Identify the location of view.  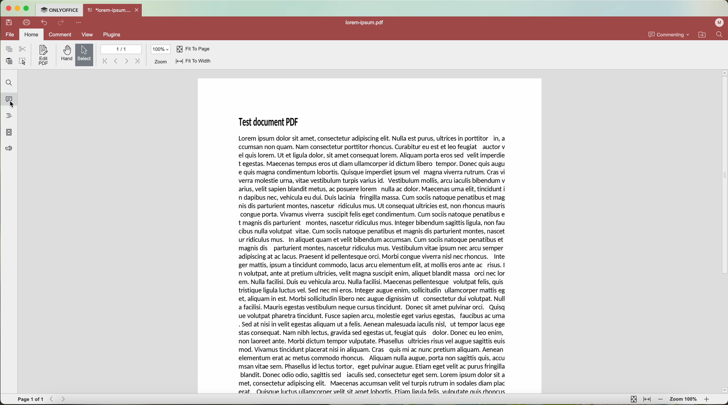
(88, 34).